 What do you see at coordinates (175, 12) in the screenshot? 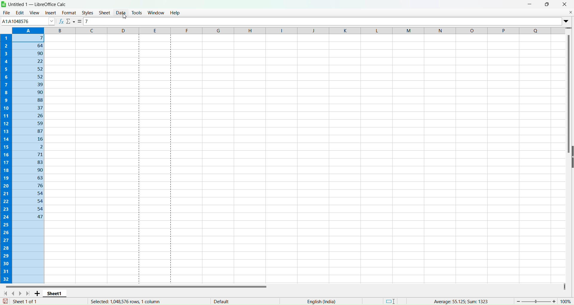
I see `Help` at bounding box center [175, 12].